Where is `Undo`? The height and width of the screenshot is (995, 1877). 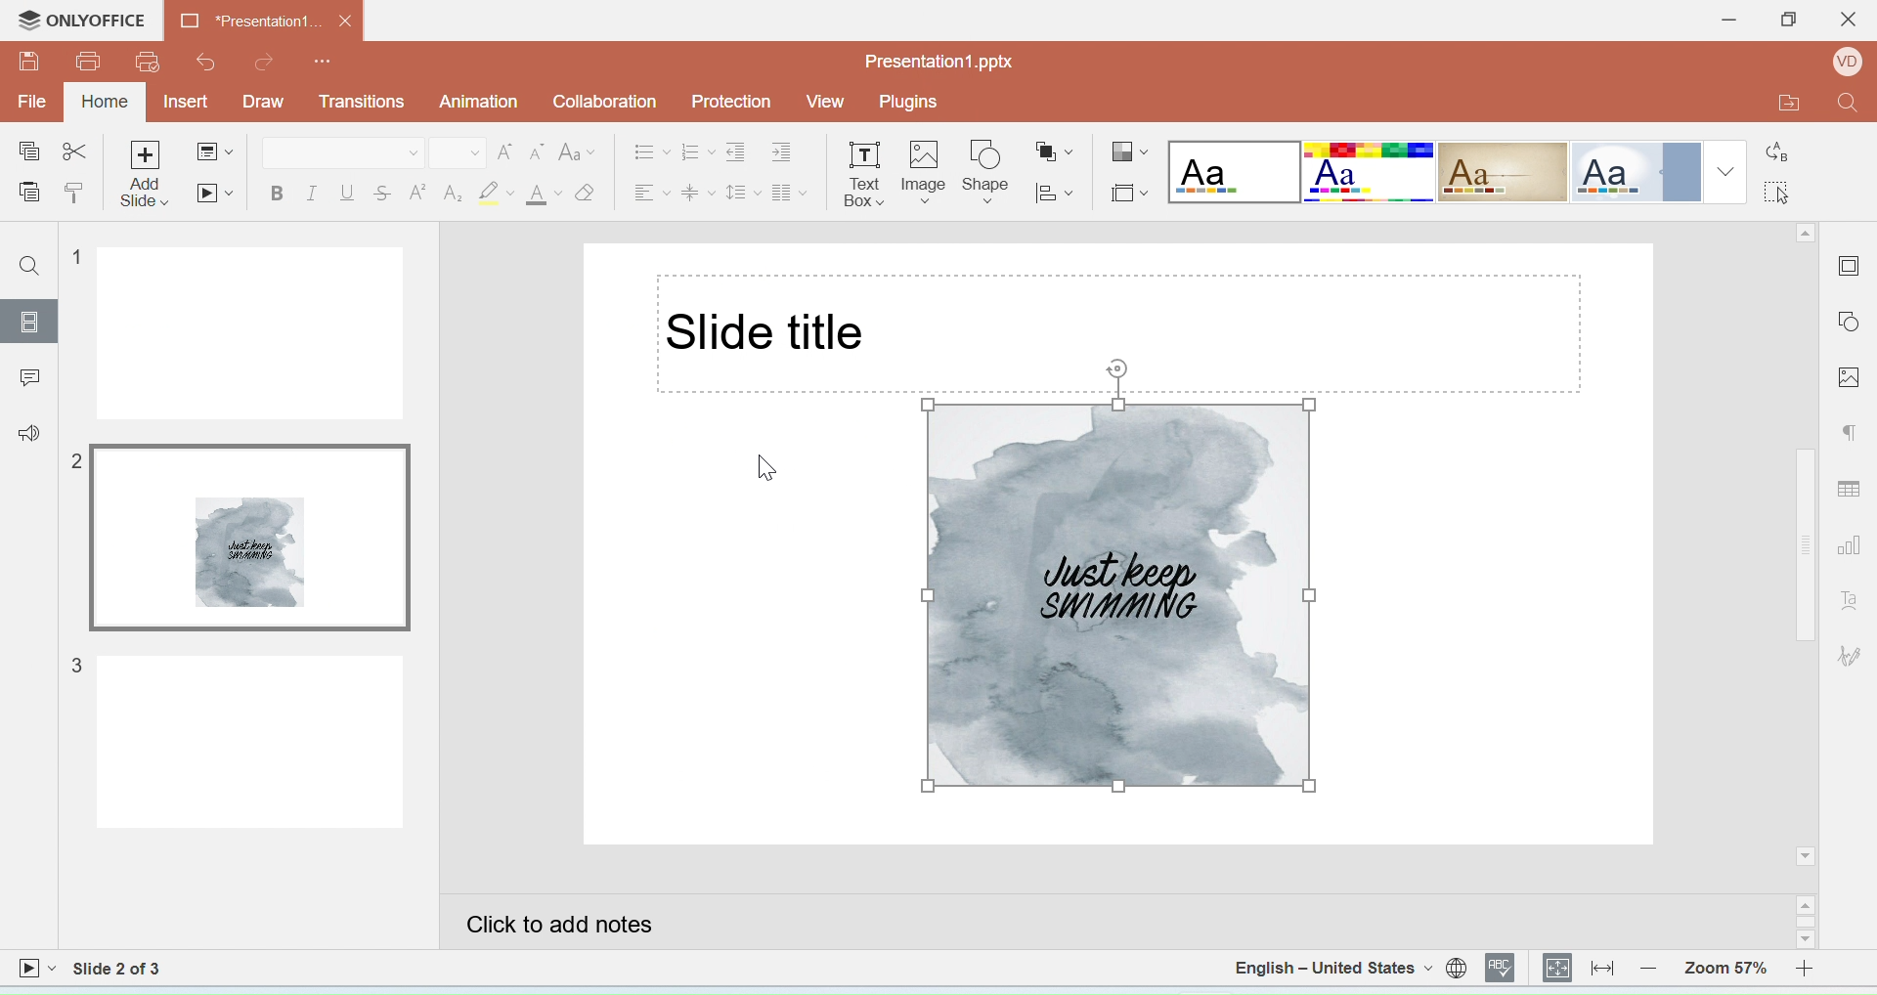 Undo is located at coordinates (202, 62).